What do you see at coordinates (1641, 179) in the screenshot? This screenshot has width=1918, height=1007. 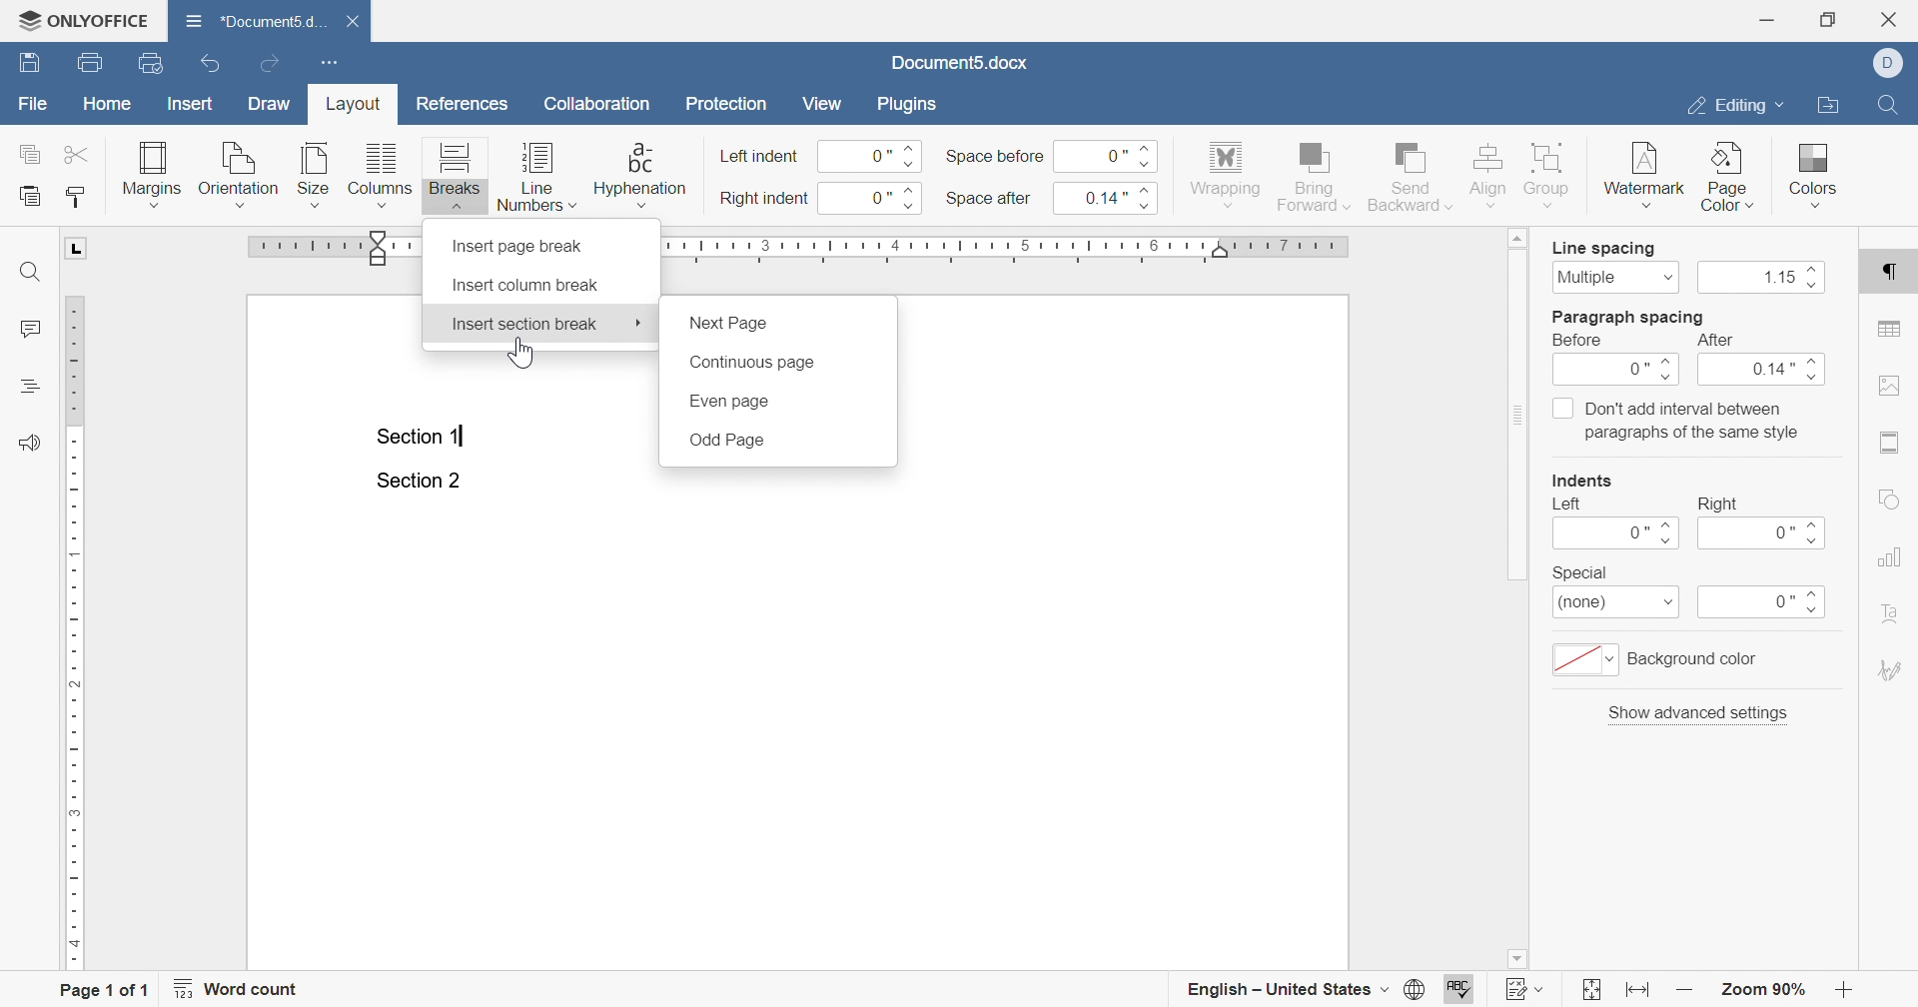 I see `watermark` at bounding box center [1641, 179].